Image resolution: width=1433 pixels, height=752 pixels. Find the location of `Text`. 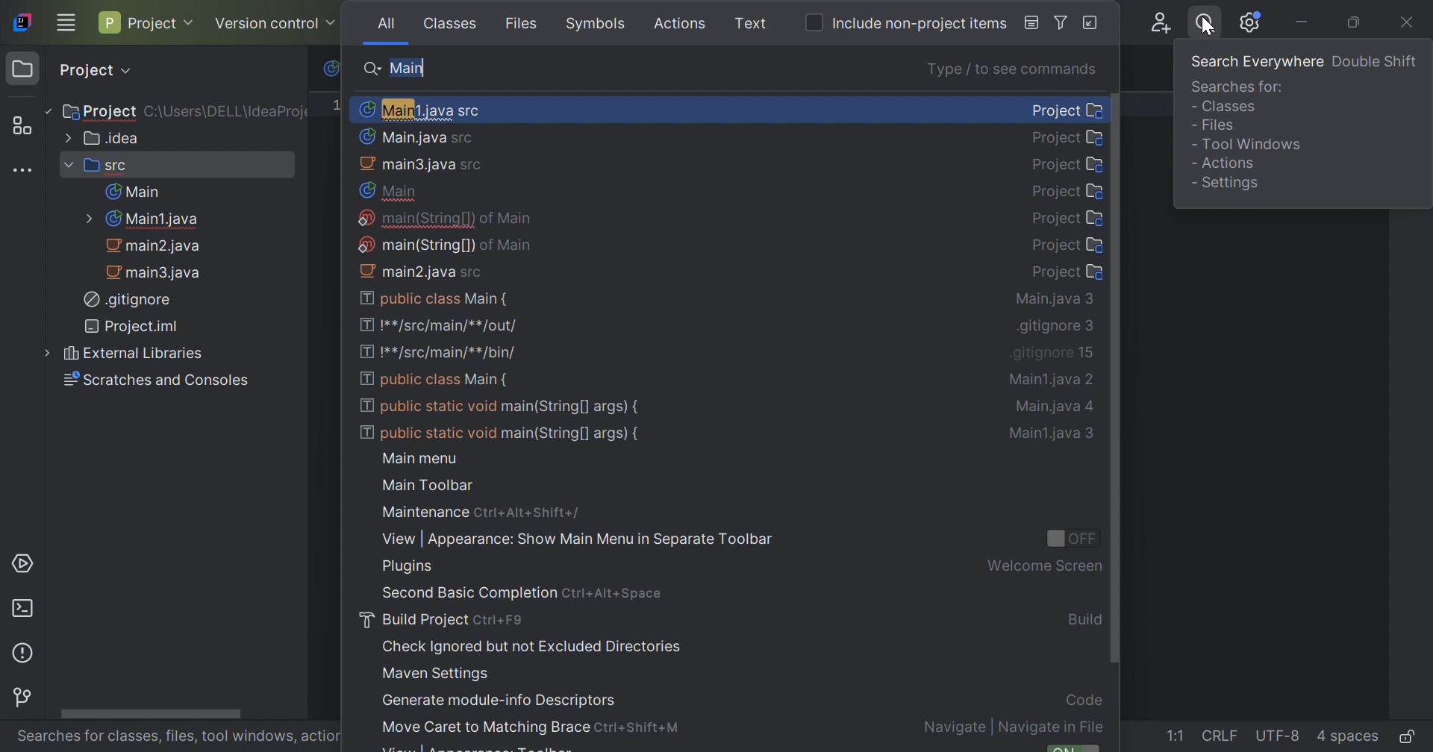

Text is located at coordinates (752, 24).